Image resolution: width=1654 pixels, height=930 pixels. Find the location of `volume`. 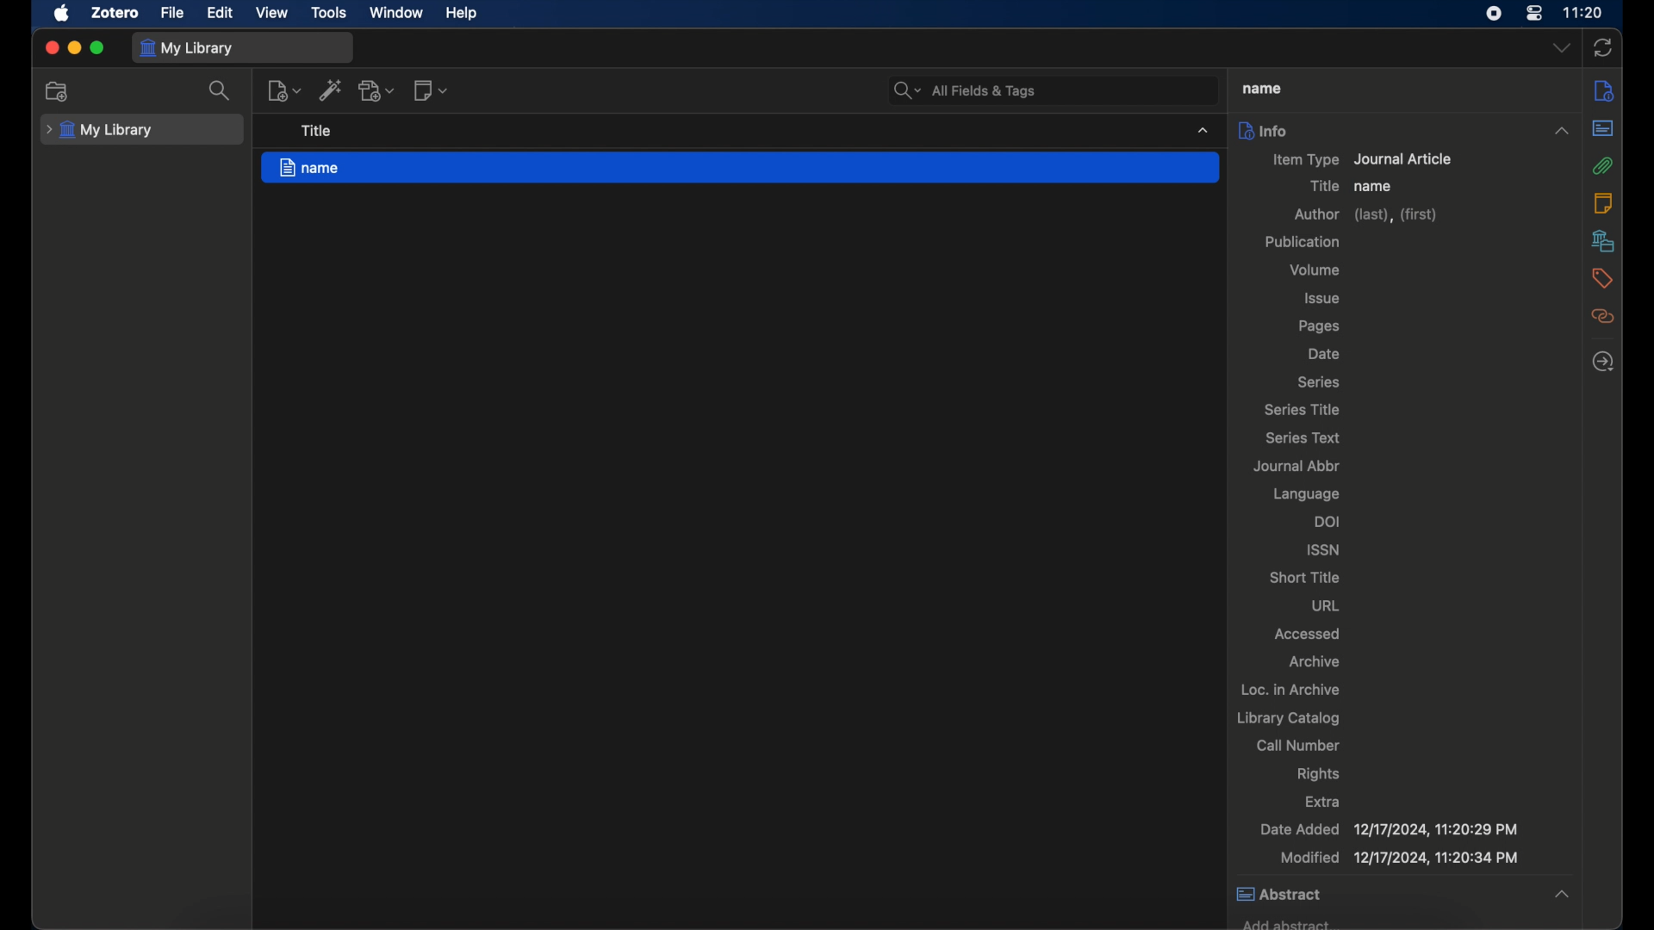

volume is located at coordinates (1314, 270).